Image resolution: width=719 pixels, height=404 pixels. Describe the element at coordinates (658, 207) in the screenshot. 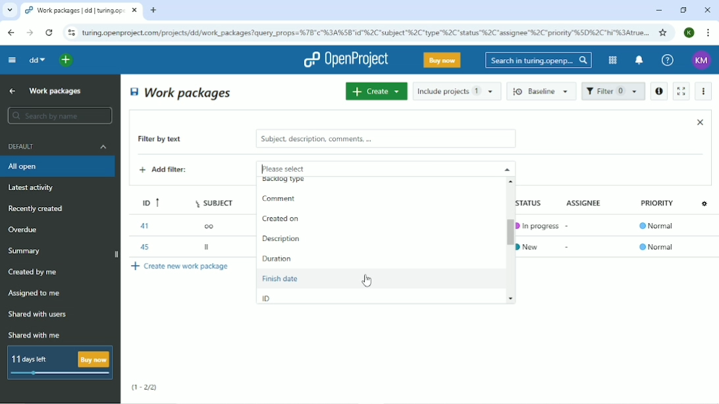

I see `Priority` at that location.